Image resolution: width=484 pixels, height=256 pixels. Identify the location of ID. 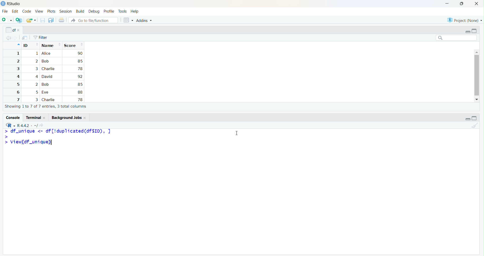
(31, 45).